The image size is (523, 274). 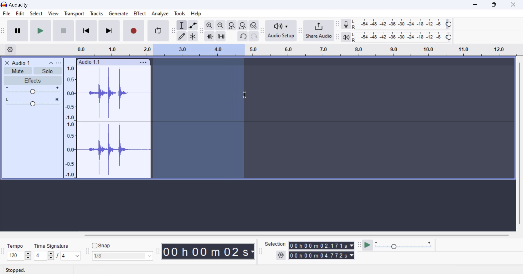 What do you see at coordinates (48, 71) in the screenshot?
I see `Solo` at bounding box center [48, 71].